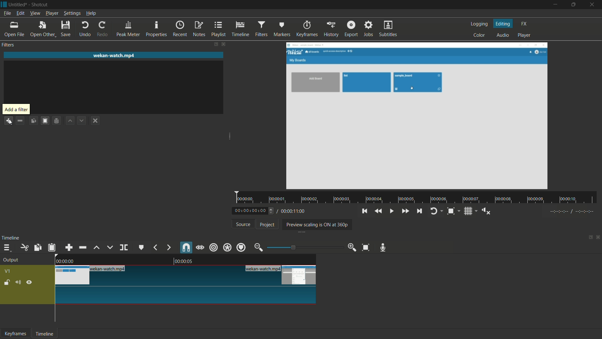 The width and height of the screenshot is (602, 339). What do you see at coordinates (189, 261) in the screenshot?
I see `00.00.05` at bounding box center [189, 261].